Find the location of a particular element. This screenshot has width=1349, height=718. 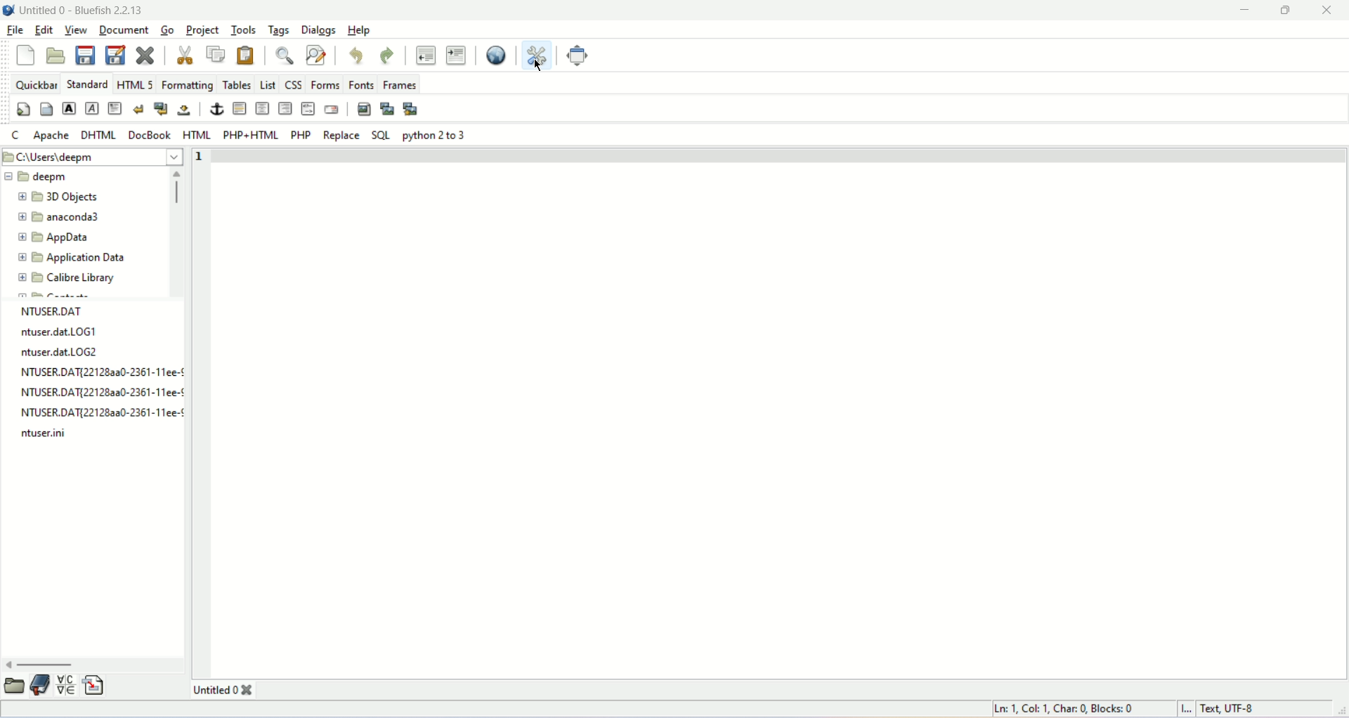

save is located at coordinates (85, 54).